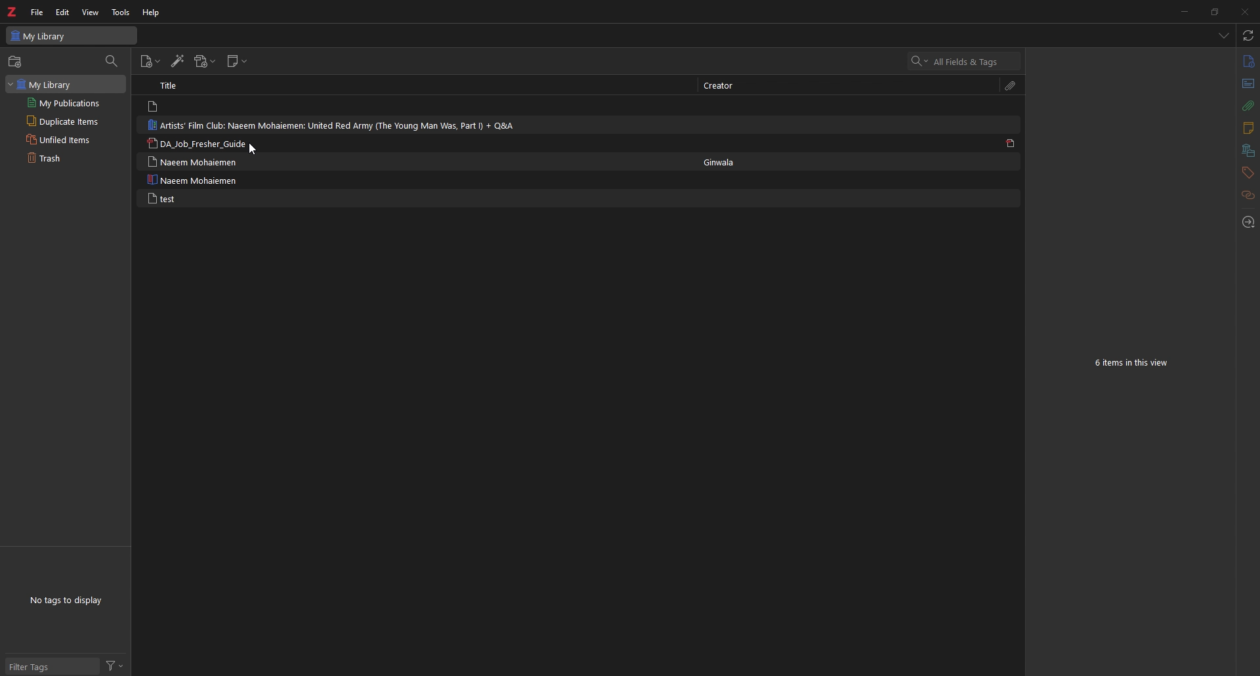 The width and height of the screenshot is (1260, 676). What do you see at coordinates (1248, 83) in the screenshot?
I see `abstract` at bounding box center [1248, 83].